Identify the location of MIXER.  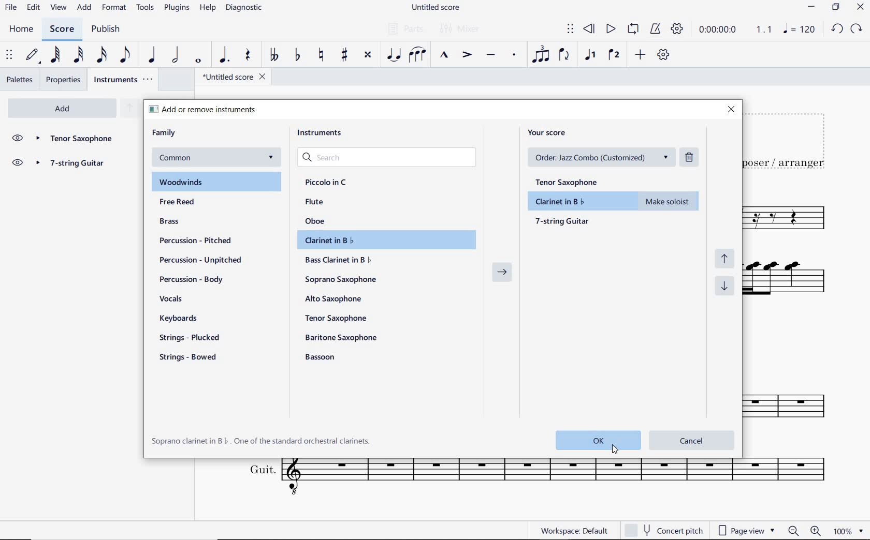
(461, 29).